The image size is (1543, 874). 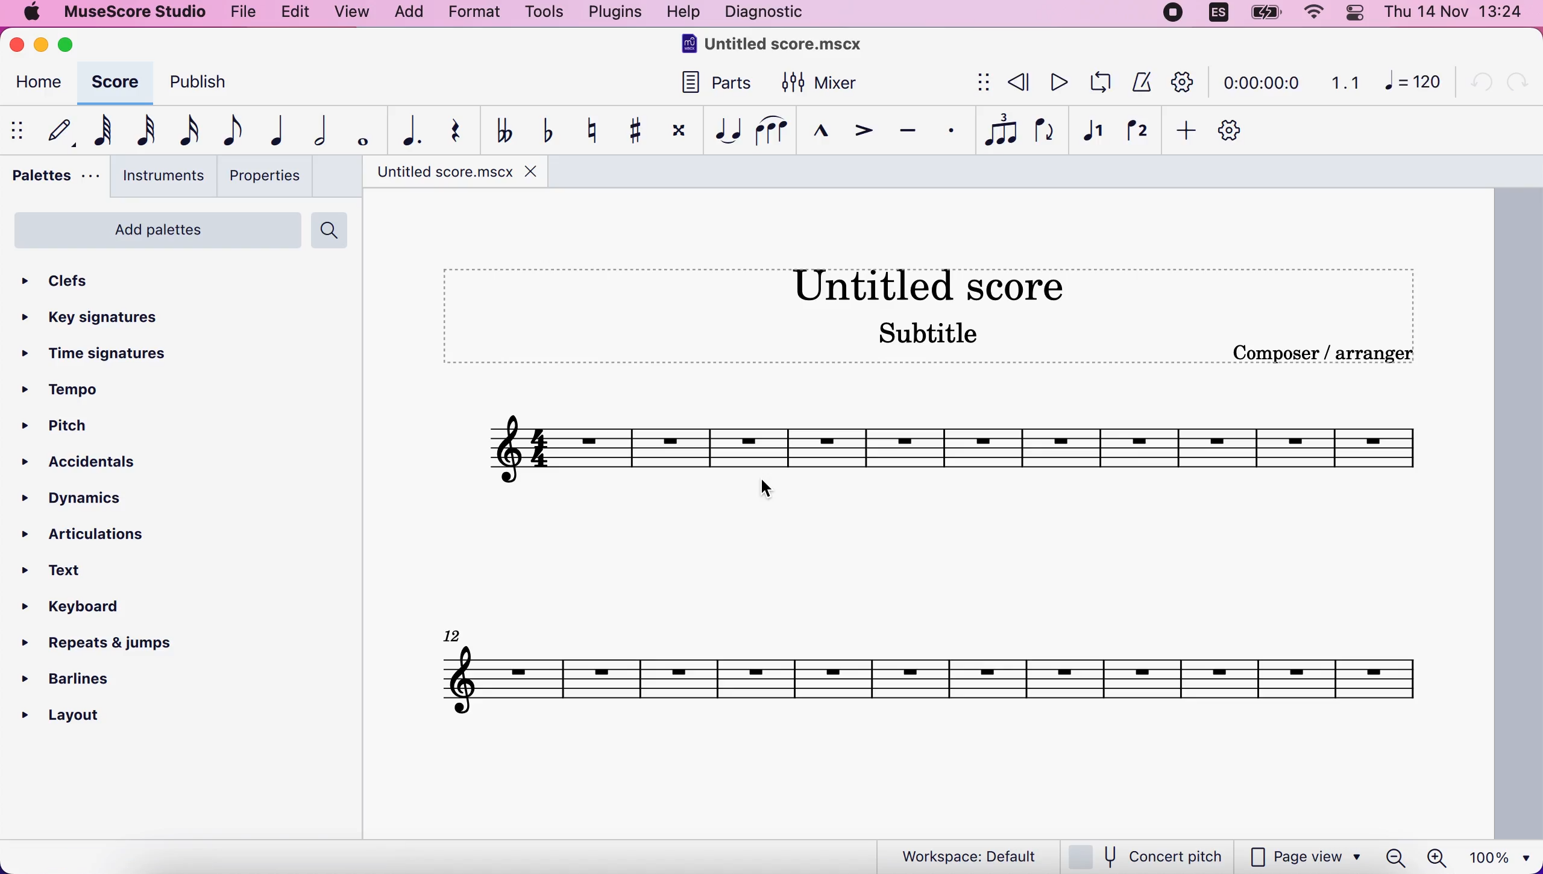 I want to click on augmentation dot, so click(x=403, y=128).